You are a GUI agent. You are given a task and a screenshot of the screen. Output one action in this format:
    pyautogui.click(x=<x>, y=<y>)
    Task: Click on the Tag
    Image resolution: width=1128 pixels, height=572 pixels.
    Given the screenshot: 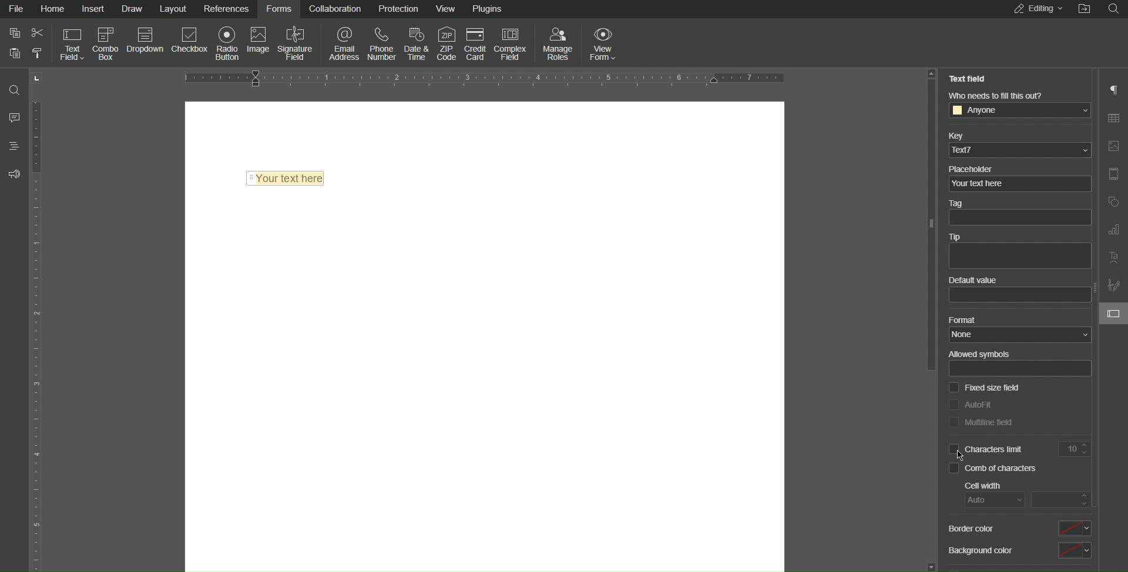 What is the action you would take?
    pyautogui.click(x=1018, y=214)
    